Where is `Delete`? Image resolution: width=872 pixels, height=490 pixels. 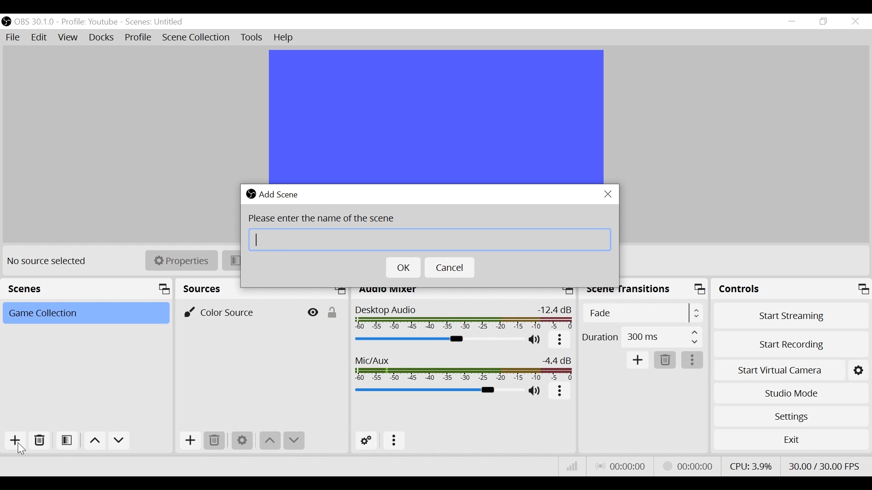
Delete is located at coordinates (665, 360).